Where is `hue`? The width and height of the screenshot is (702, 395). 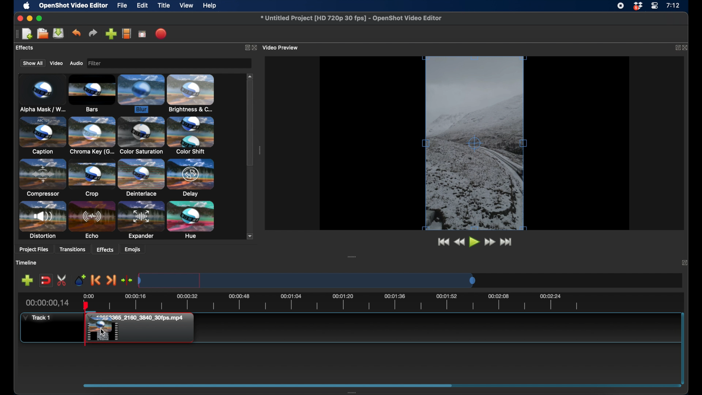
hue is located at coordinates (191, 220).